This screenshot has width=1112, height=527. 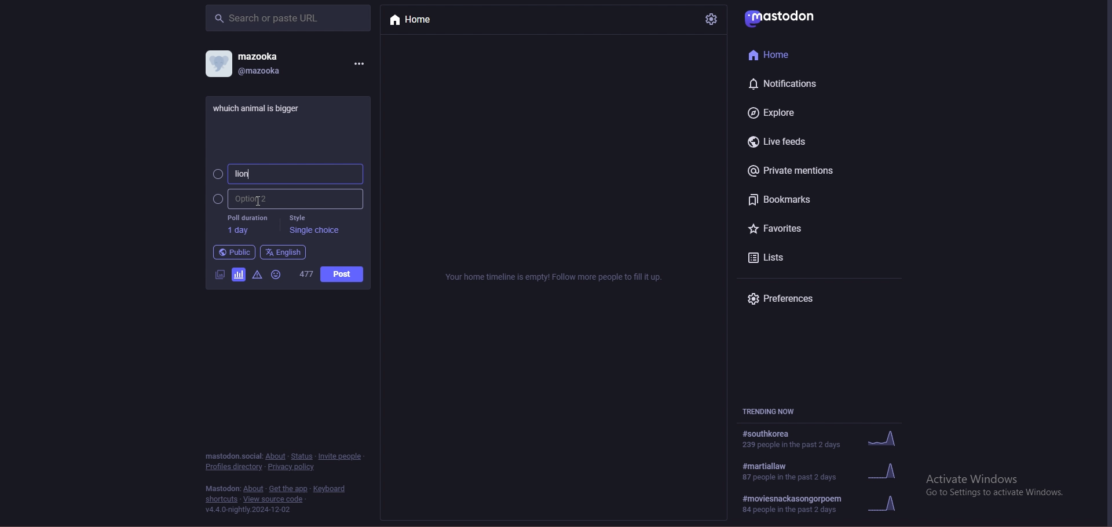 What do you see at coordinates (261, 56) in the screenshot?
I see `mazooka` at bounding box center [261, 56].